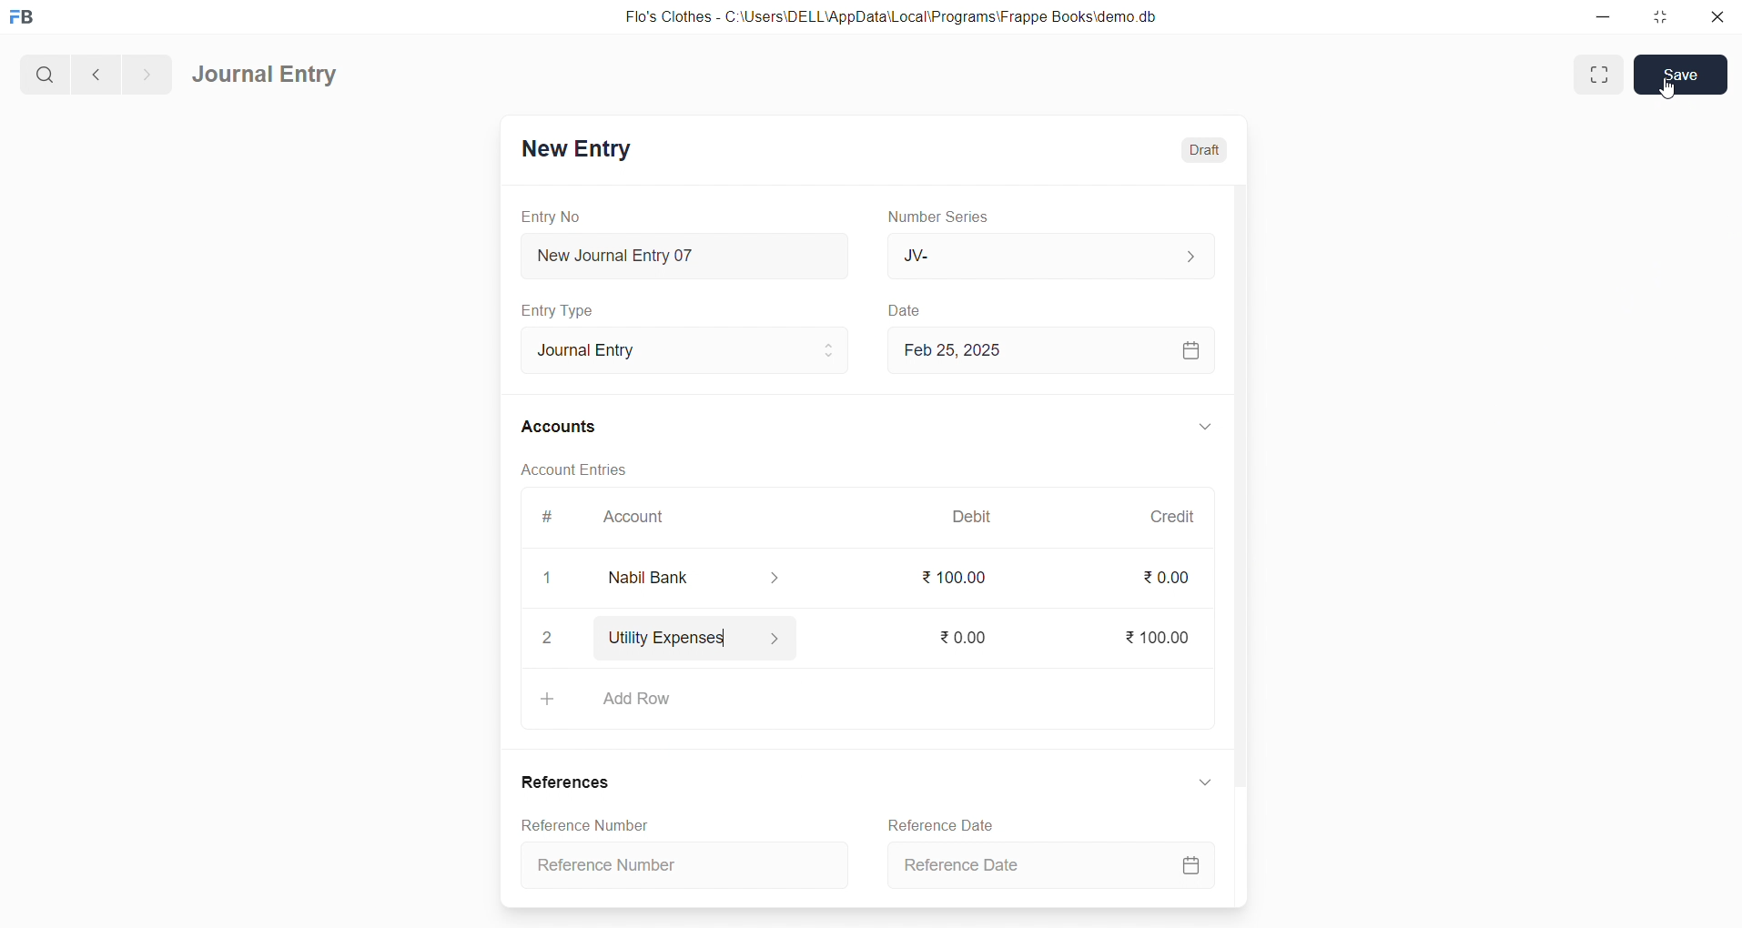 This screenshot has height=928, width=1742. I want to click on Entry Type, so click(559, 310).